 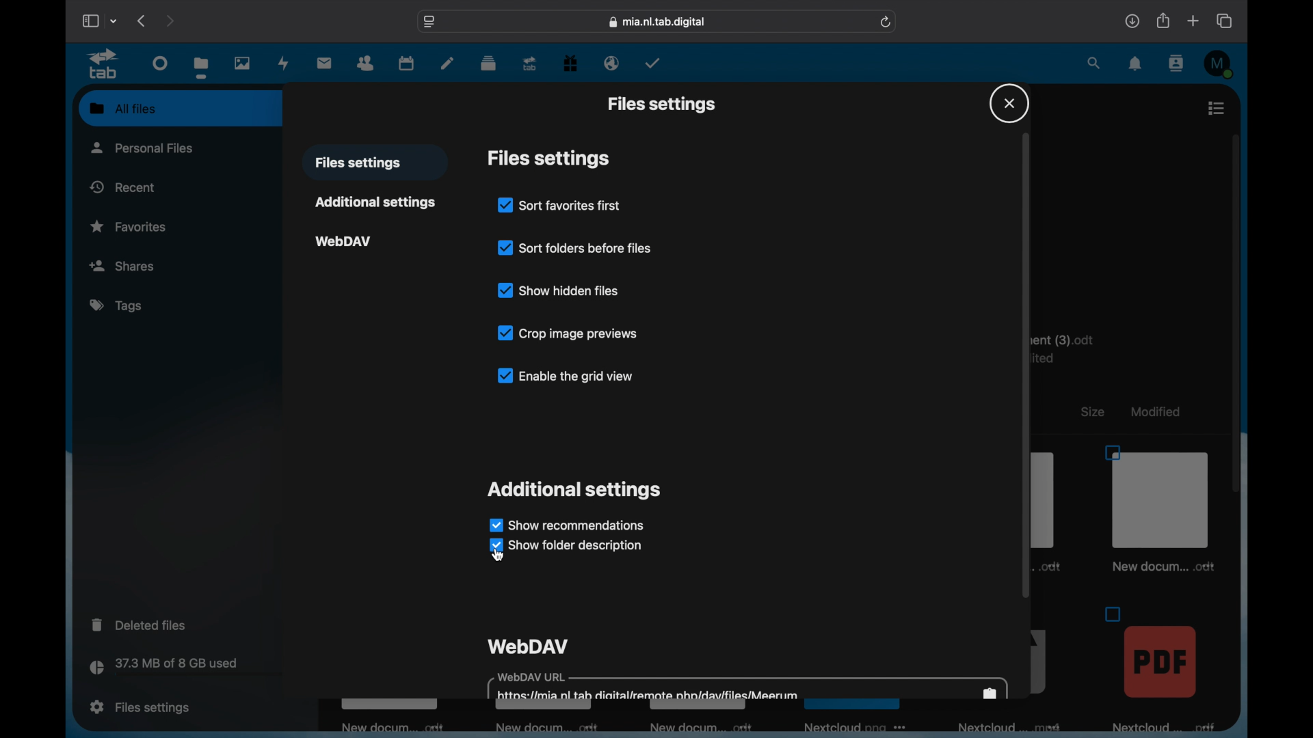 I want to click on storage, so click(x=191, y=668).